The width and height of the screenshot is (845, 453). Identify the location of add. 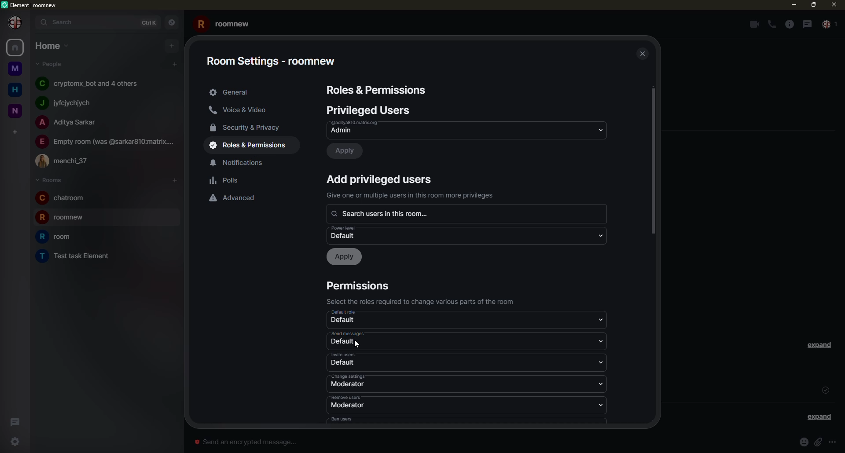
(171, 46).